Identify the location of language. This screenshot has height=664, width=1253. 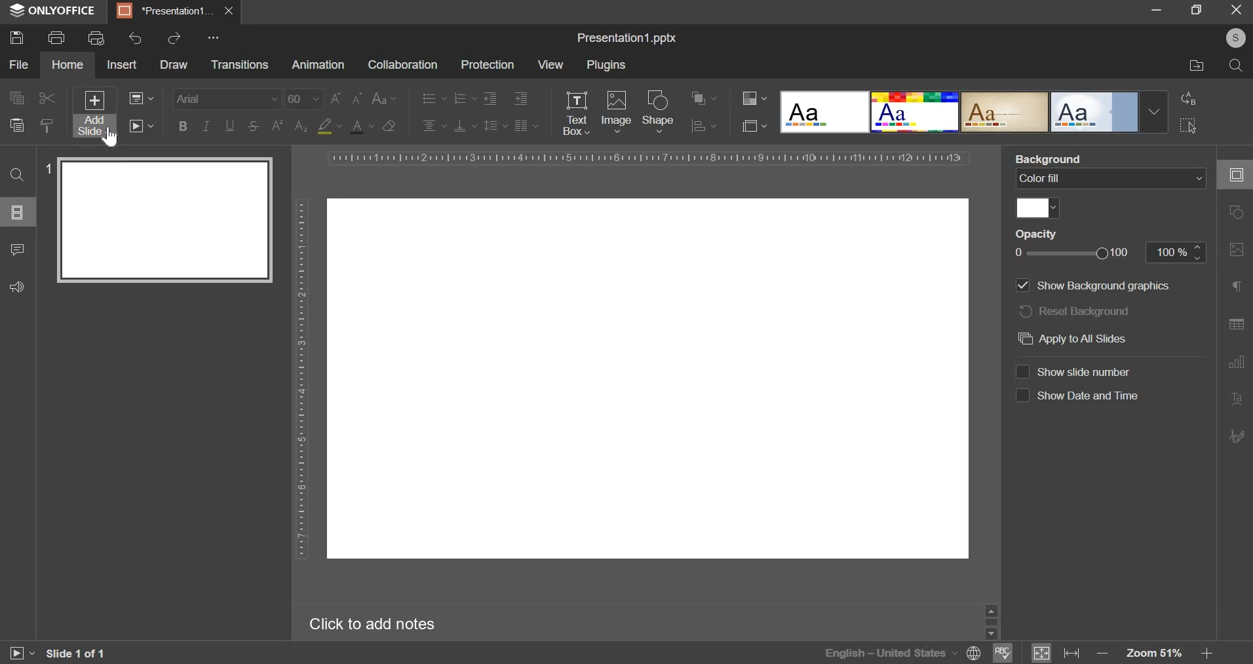
(890, 653).